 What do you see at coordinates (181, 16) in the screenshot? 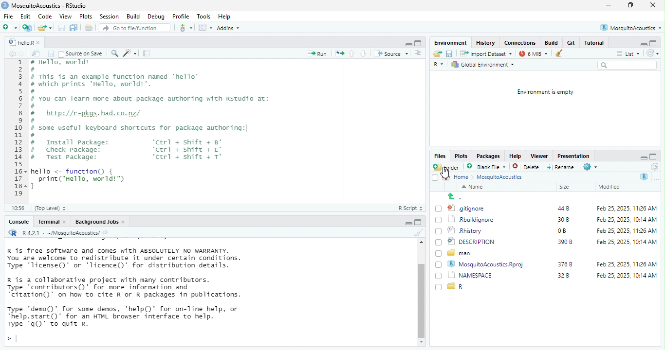
I see `Profile` at bounding box center [181, 16].